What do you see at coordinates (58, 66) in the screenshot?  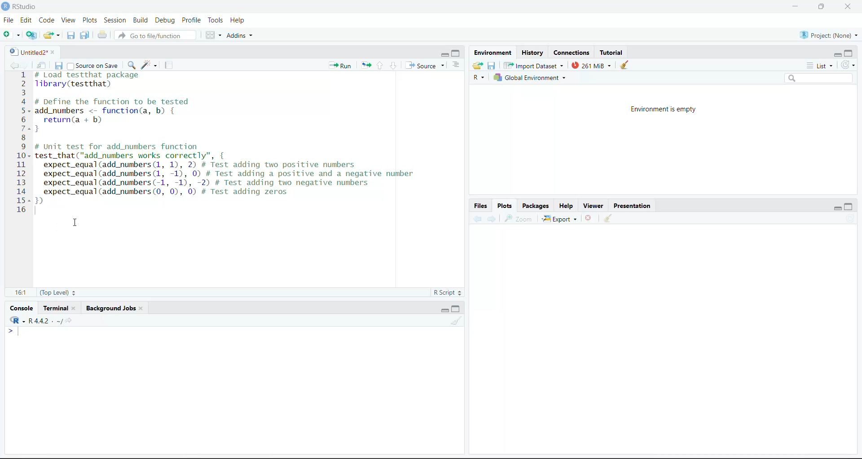 I see `Save` at bounding box center [58, 66].